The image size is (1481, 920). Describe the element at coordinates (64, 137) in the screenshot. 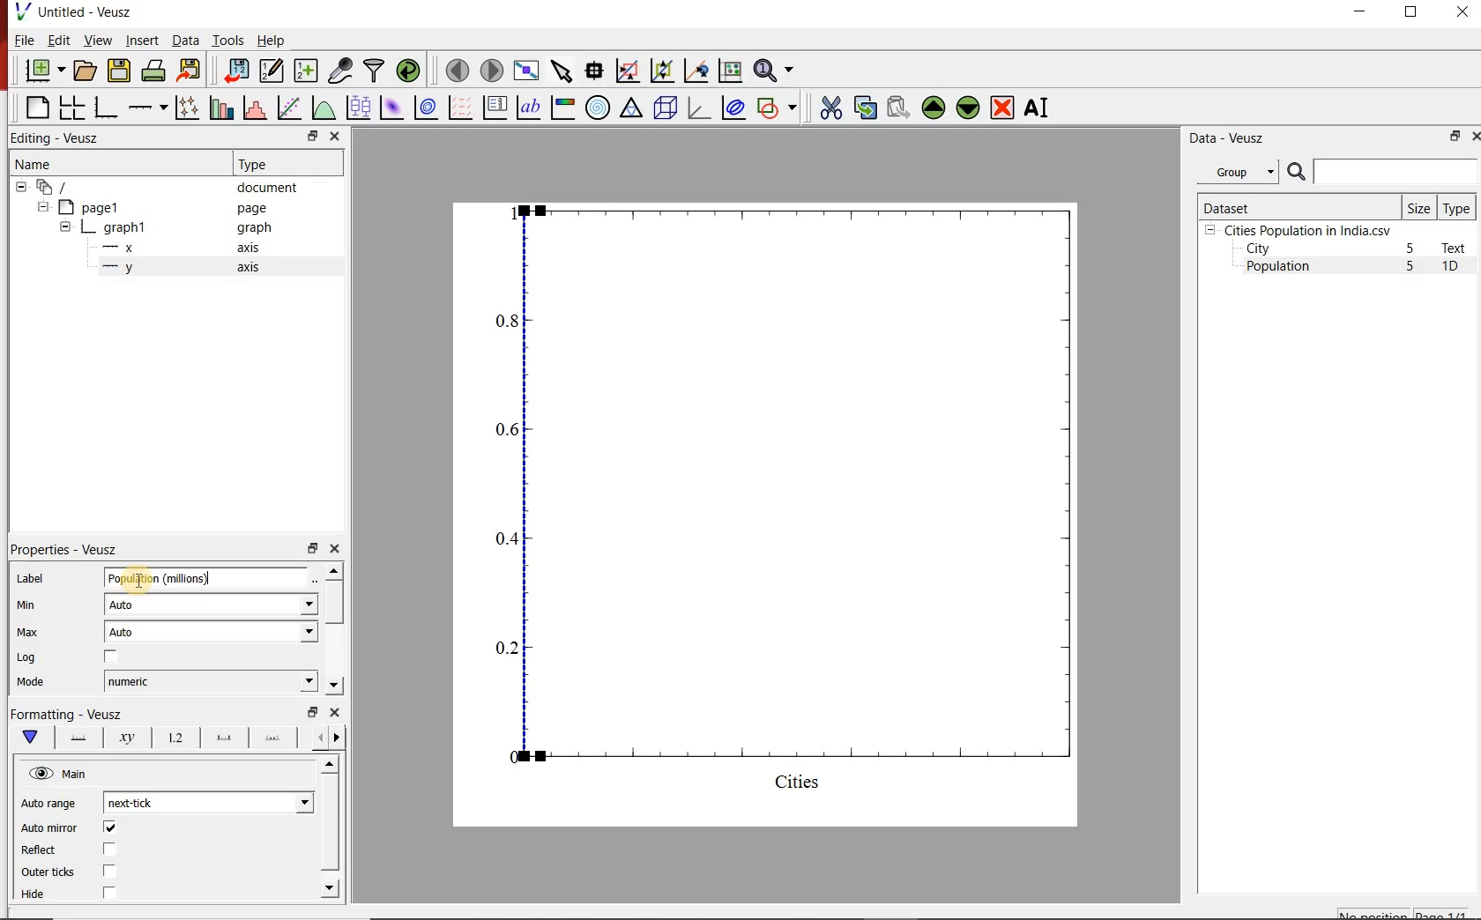

I see `Editing - Veusz` at that location.